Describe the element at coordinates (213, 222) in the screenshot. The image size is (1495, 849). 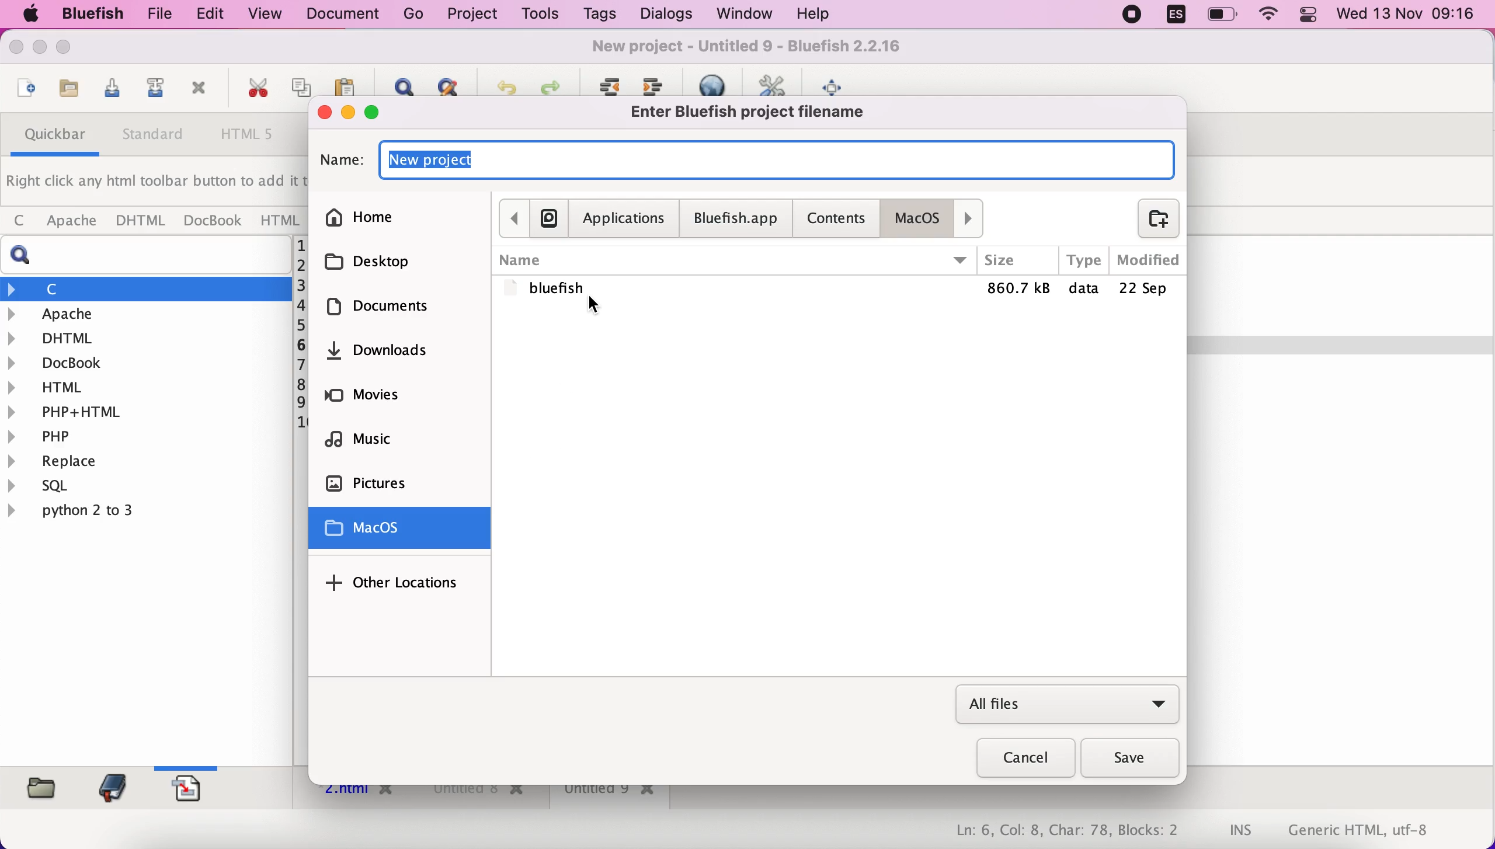
I see `docbook` at that location.